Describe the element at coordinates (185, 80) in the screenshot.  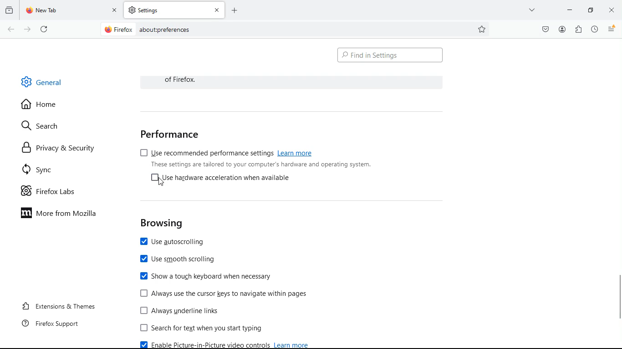
I see `of Firefox.` at that location.